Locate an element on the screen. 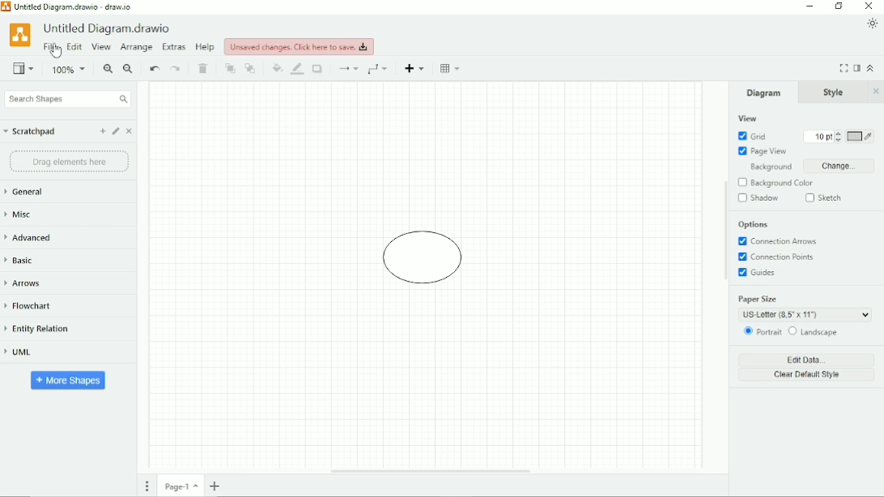 The height and width of the screenshot is (497, 884). Pages is located at coordinates (147, 487).